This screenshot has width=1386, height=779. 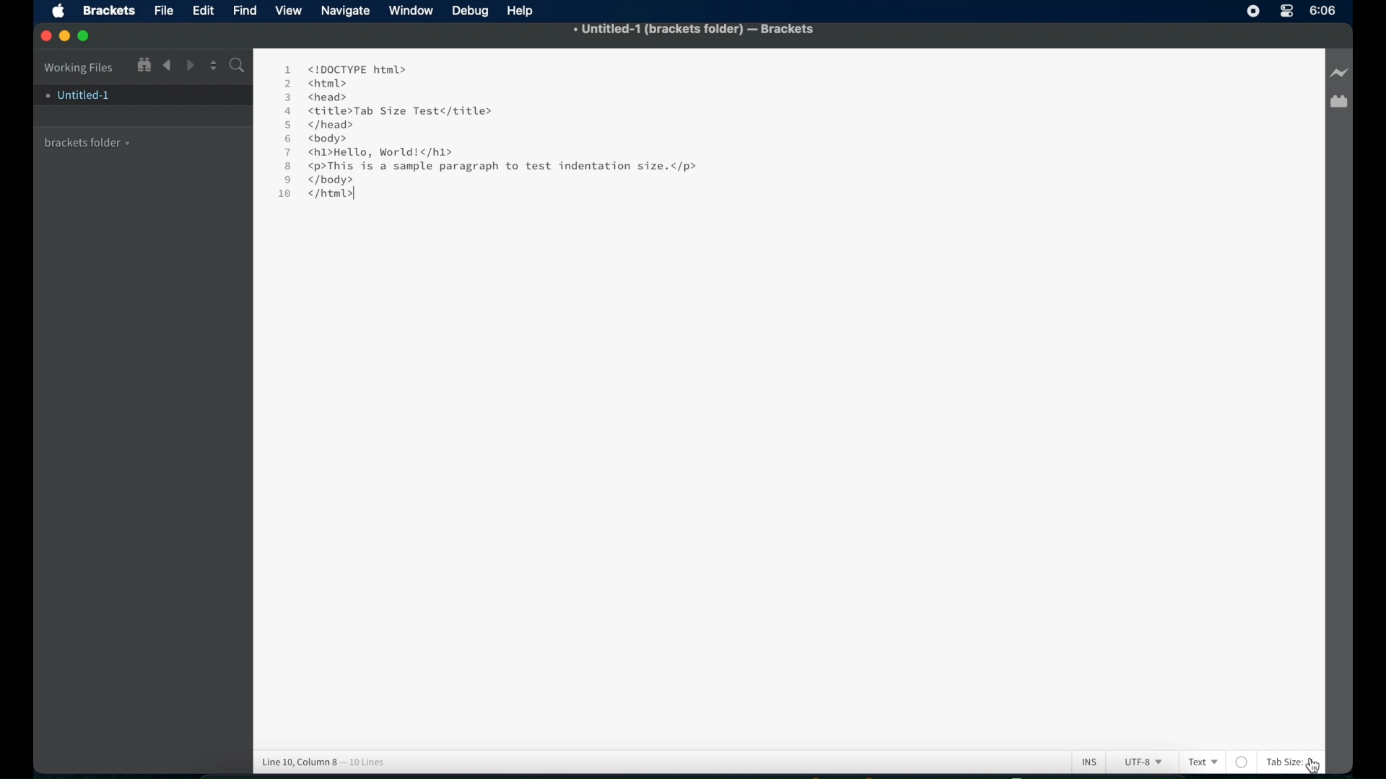 What do you see at coordinates (413, 11) in the screenshot?
I see `Window` at bounding box center [413, 11].